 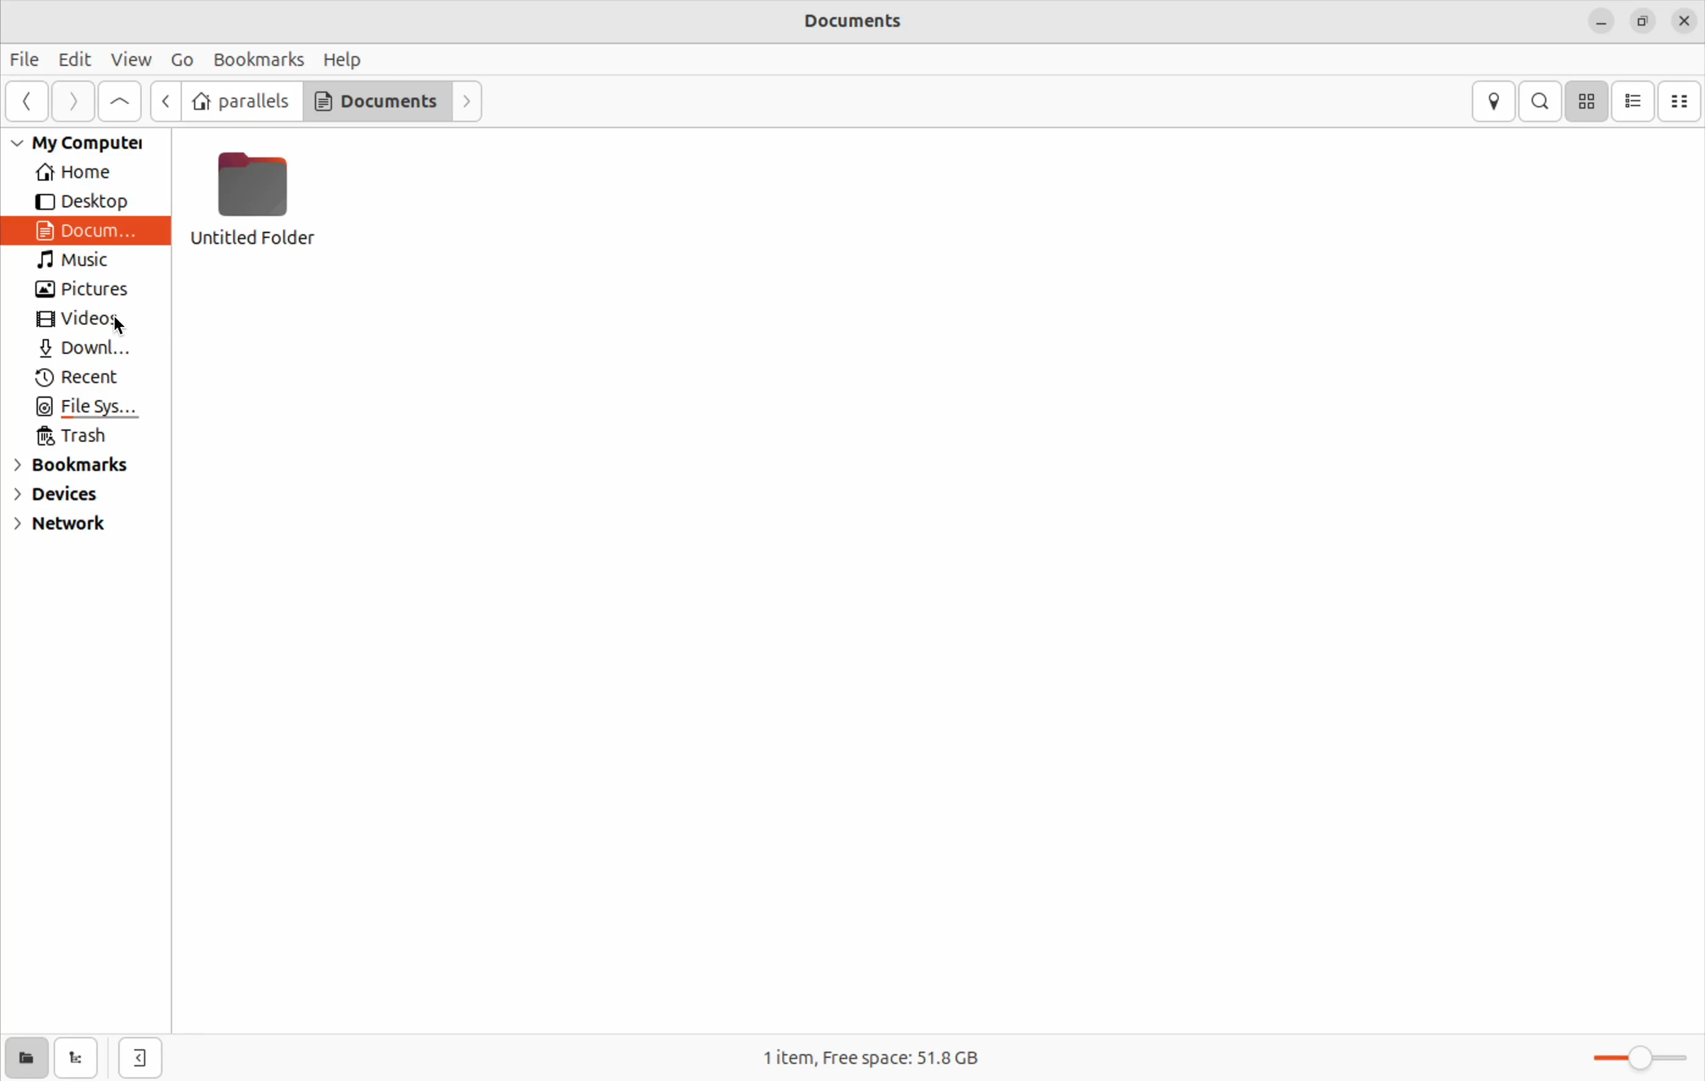 What do you see at coordinates (1646, 18) in the screenshot?
I see `resize` at bounding box center [1646, 18].